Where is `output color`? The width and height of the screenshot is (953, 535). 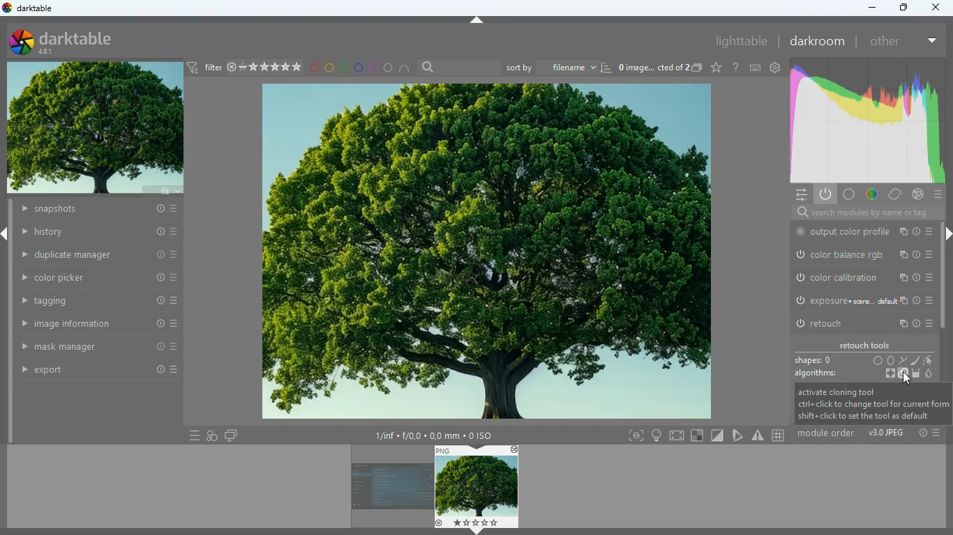 output color is located at coordinates (860, 233).